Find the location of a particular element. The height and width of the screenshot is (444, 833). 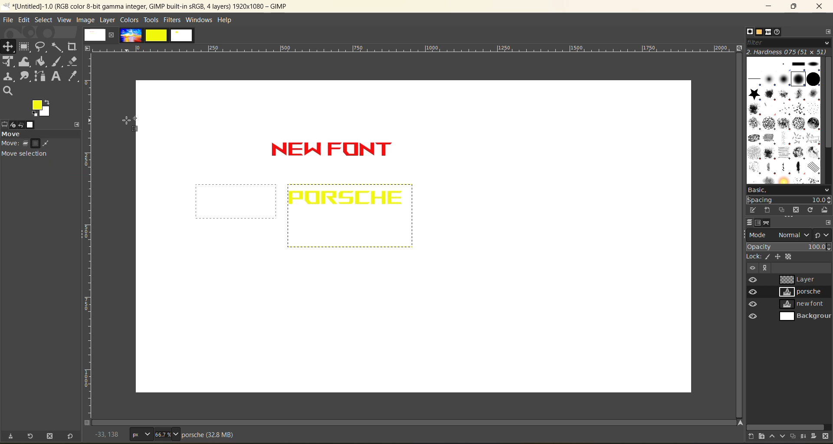

create a duplicate is located at coordinates (794, 436).